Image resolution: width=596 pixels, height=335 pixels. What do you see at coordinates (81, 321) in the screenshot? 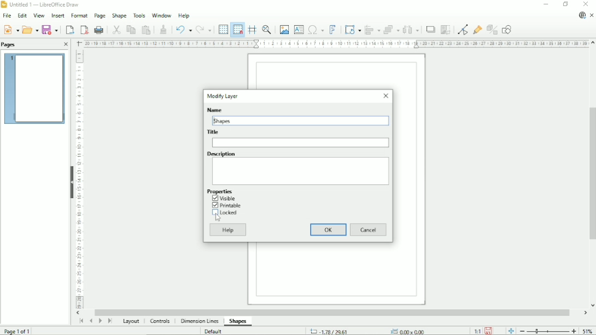
I see `Scroll to first page` at bounding box center [81, 321].